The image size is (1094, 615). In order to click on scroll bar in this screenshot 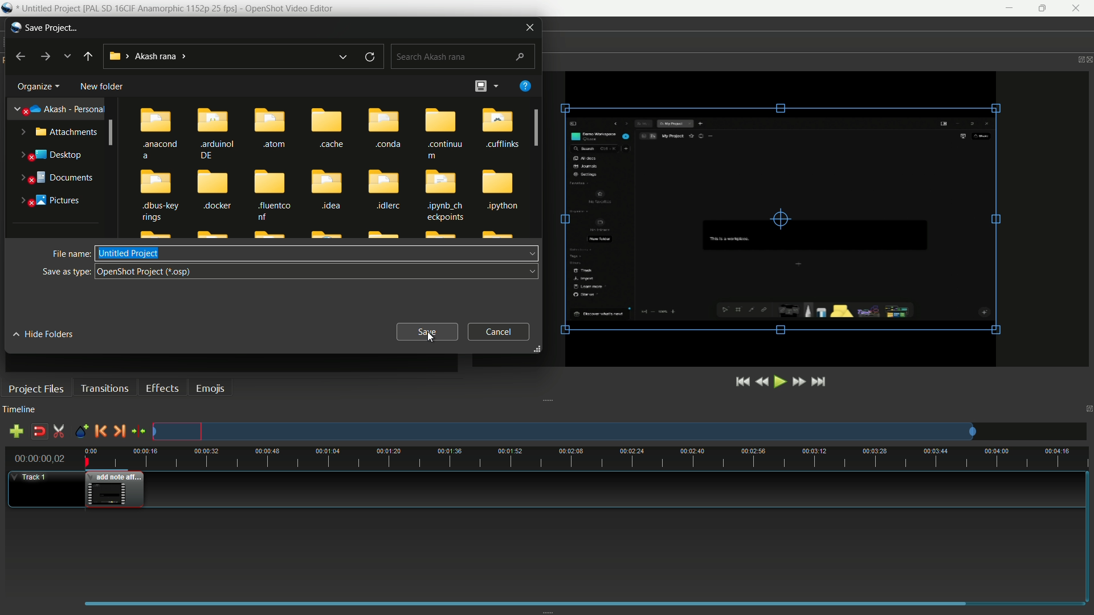, I will do `click(111, 132)`.